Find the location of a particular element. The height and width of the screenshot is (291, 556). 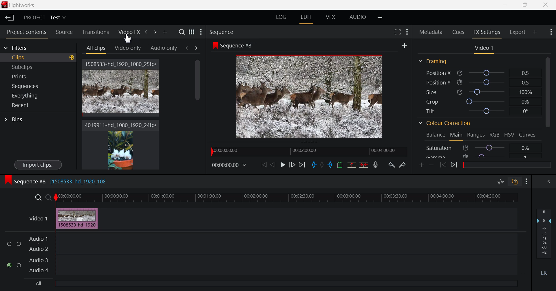

Show Settings is located at coordinates (407, 32).